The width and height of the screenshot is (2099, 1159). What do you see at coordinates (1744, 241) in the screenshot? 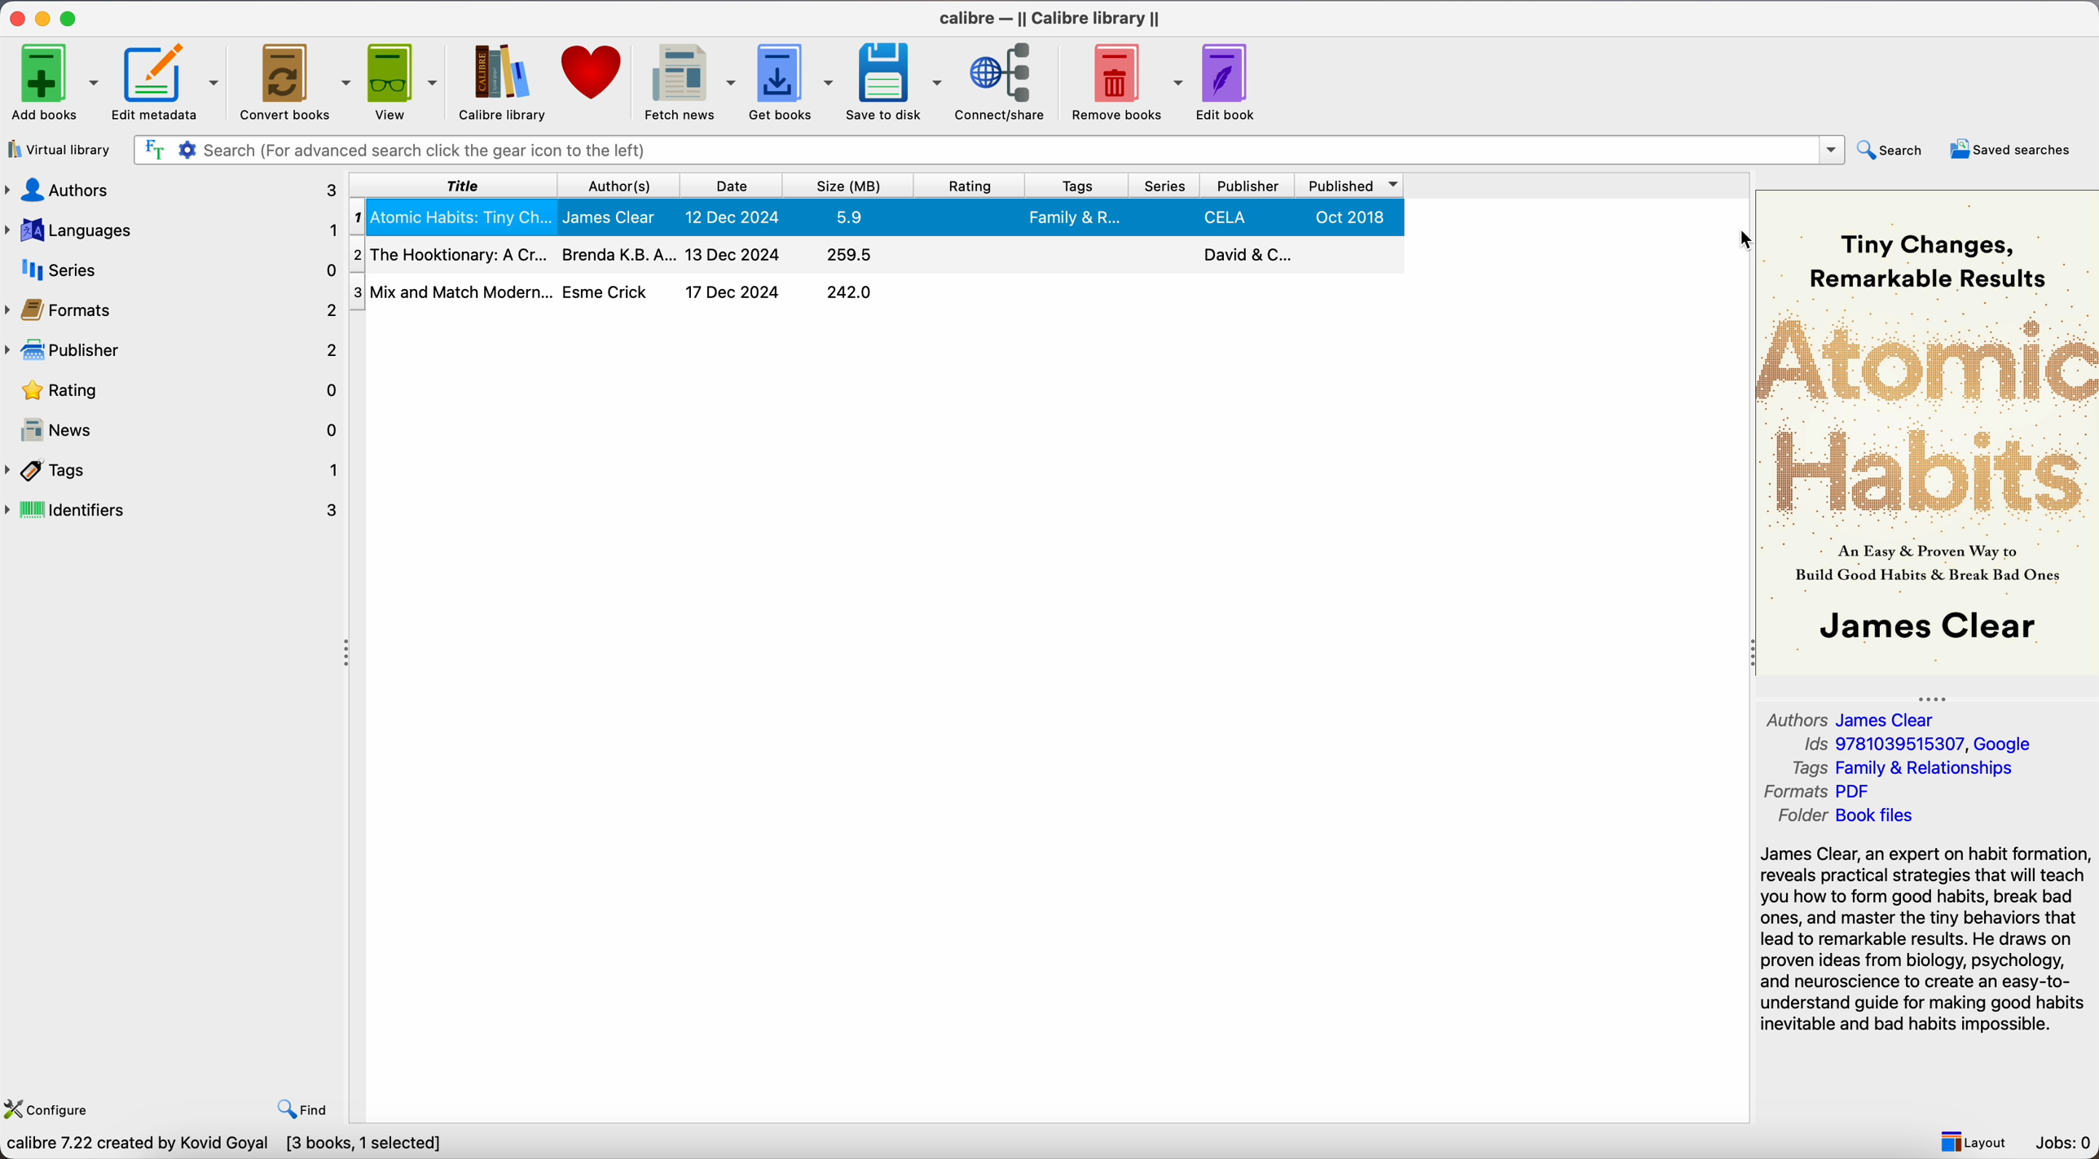
I see `cursor` at bounding box center [1744, 241].